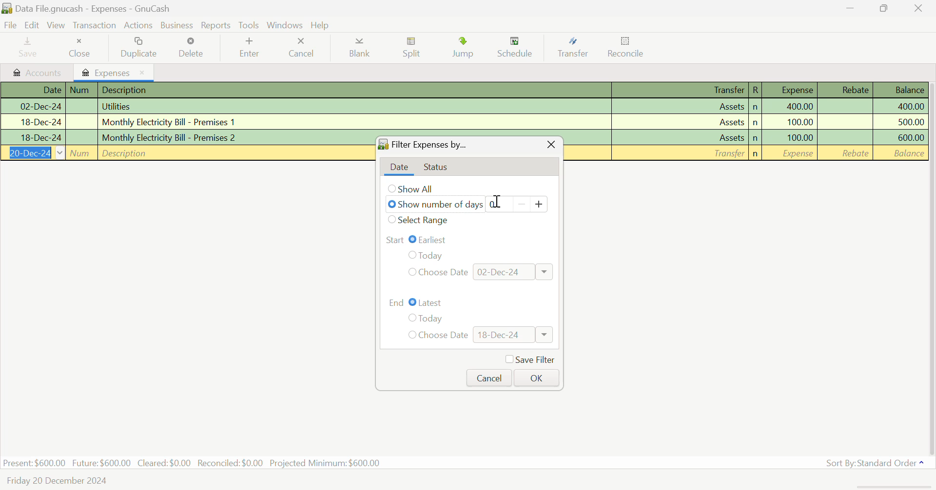 This screenshot has width=936, height=490. Describe the element at coordinates (756, 154) in the screenshot. I see `n` at that location.